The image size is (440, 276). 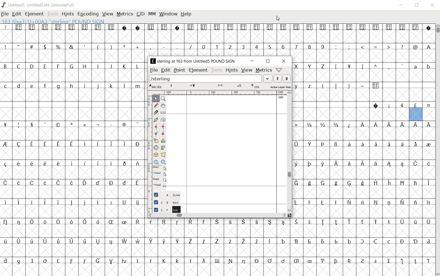 I want to click on tools, so click(x=216, y=70).